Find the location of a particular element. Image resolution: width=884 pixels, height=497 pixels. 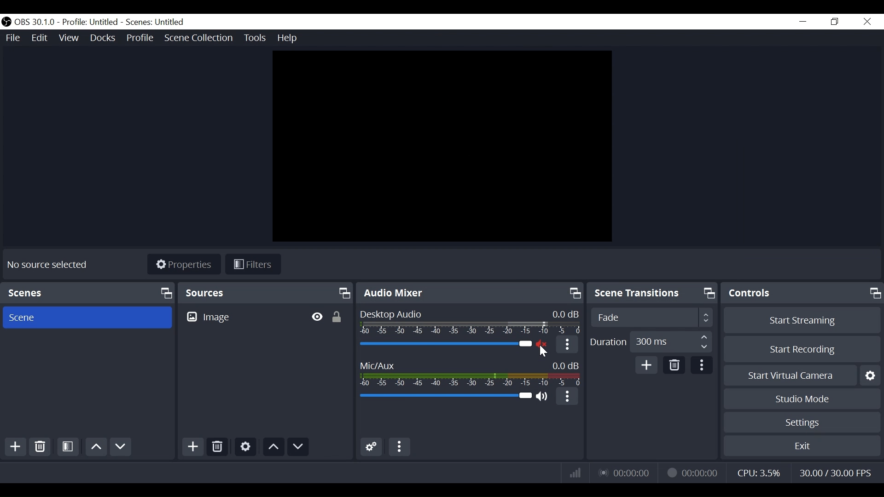

Scene Name is located at coordinates (158, 22).